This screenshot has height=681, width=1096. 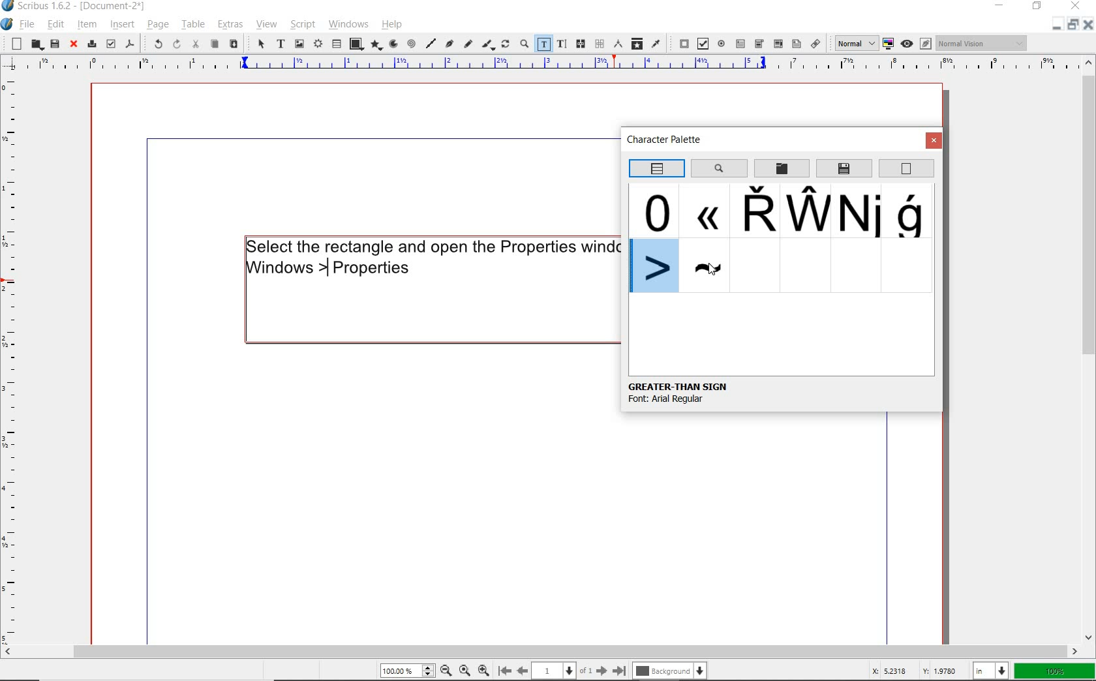 I want to click on page, so click(x=157, y=24).